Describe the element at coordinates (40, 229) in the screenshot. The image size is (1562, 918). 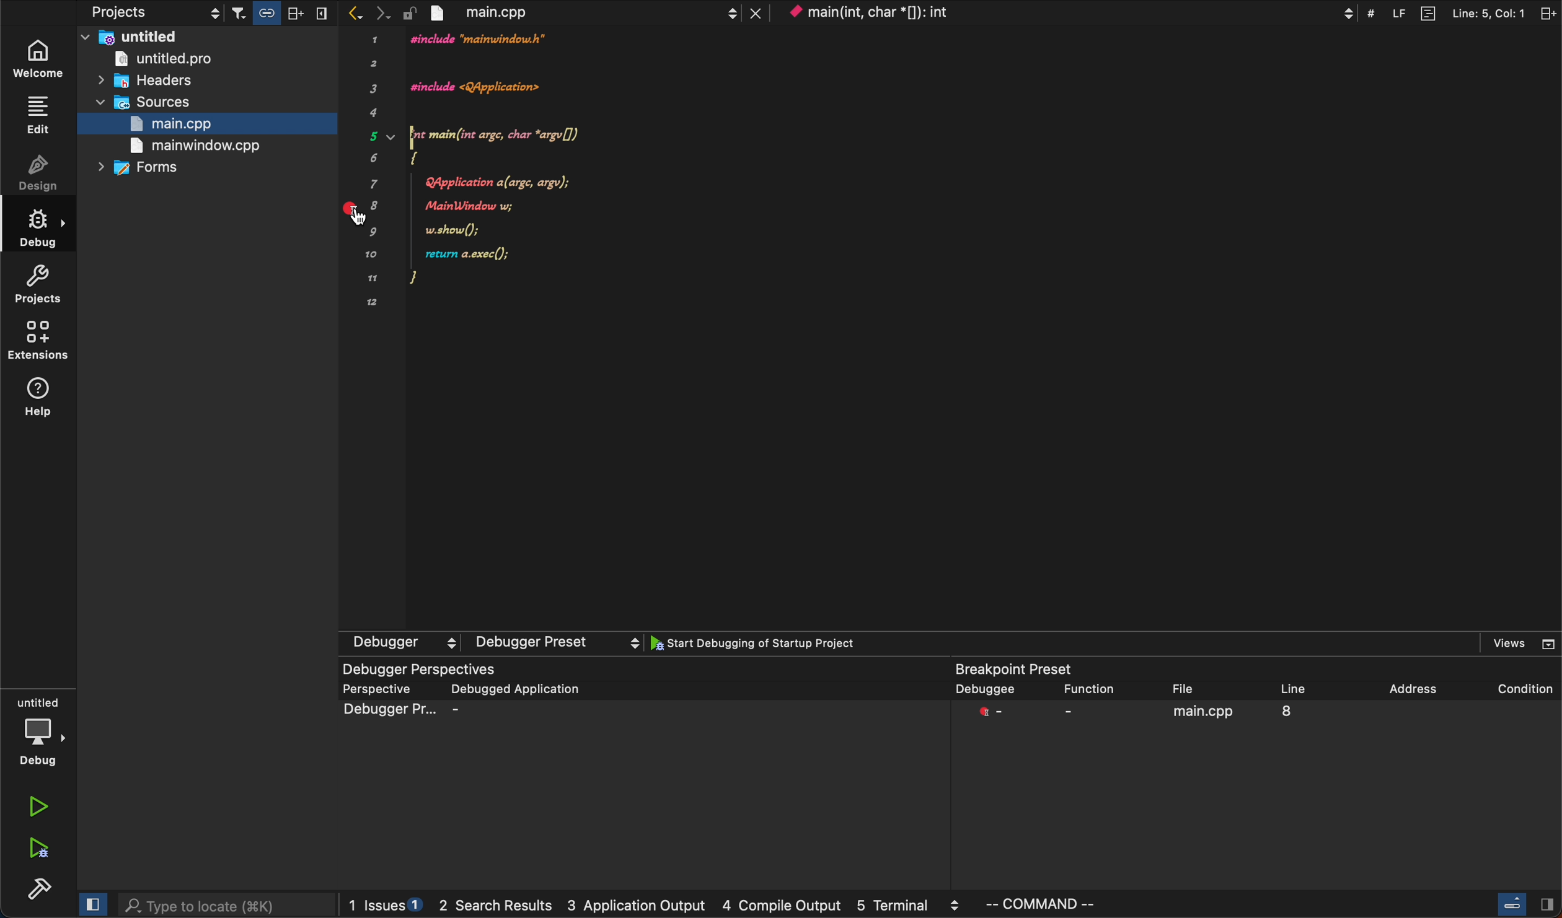
I see `debug` at that location.